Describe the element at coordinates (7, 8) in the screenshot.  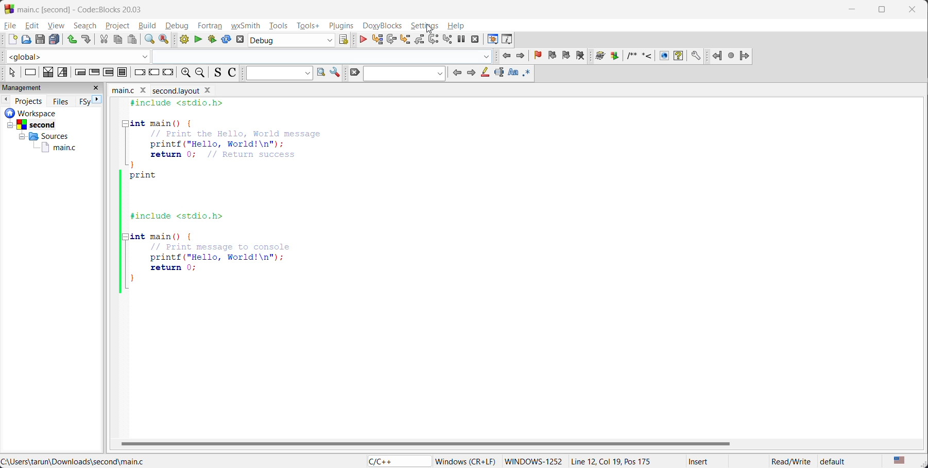
I see `Codeblock logo` at that location.